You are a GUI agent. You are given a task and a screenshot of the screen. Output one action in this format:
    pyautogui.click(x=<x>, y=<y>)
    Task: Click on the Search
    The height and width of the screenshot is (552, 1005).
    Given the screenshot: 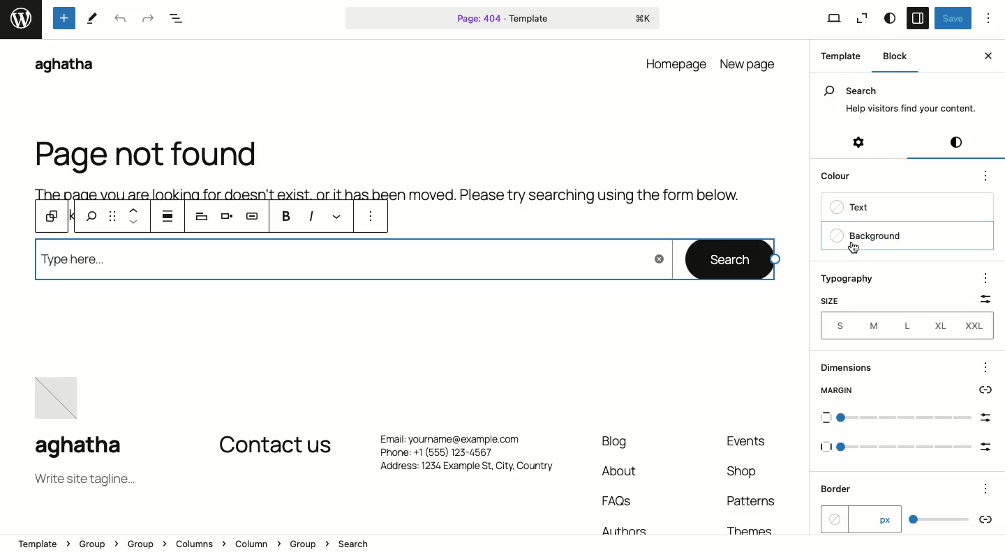 What is the action you would take?
    pyautogui.click(x=729, y=259)
    